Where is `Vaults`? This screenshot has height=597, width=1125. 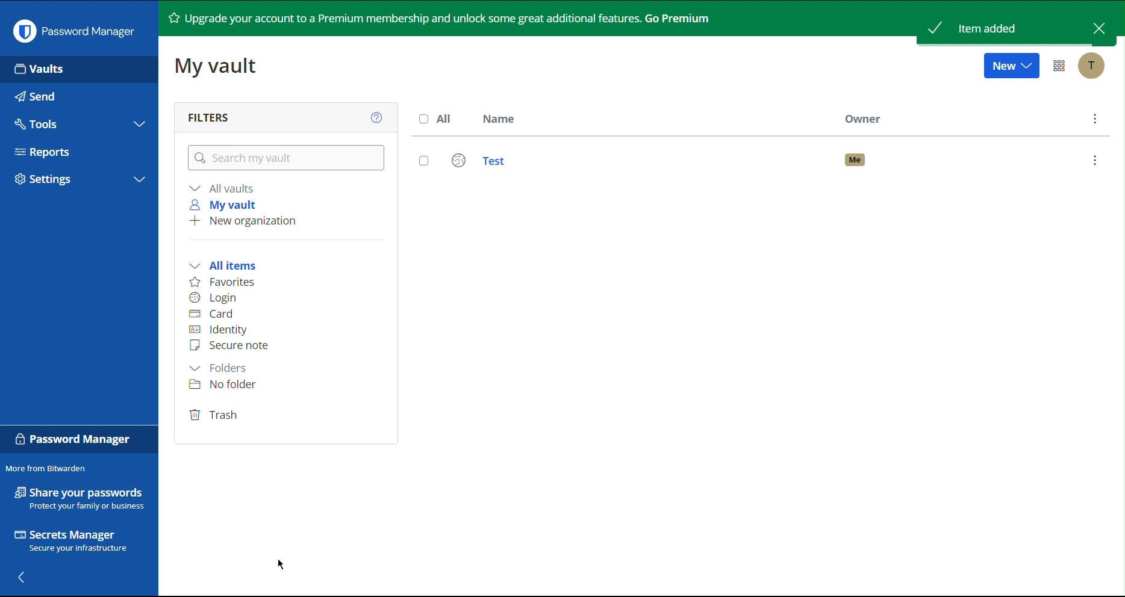 Vaults is located at coordinates (78, 68).